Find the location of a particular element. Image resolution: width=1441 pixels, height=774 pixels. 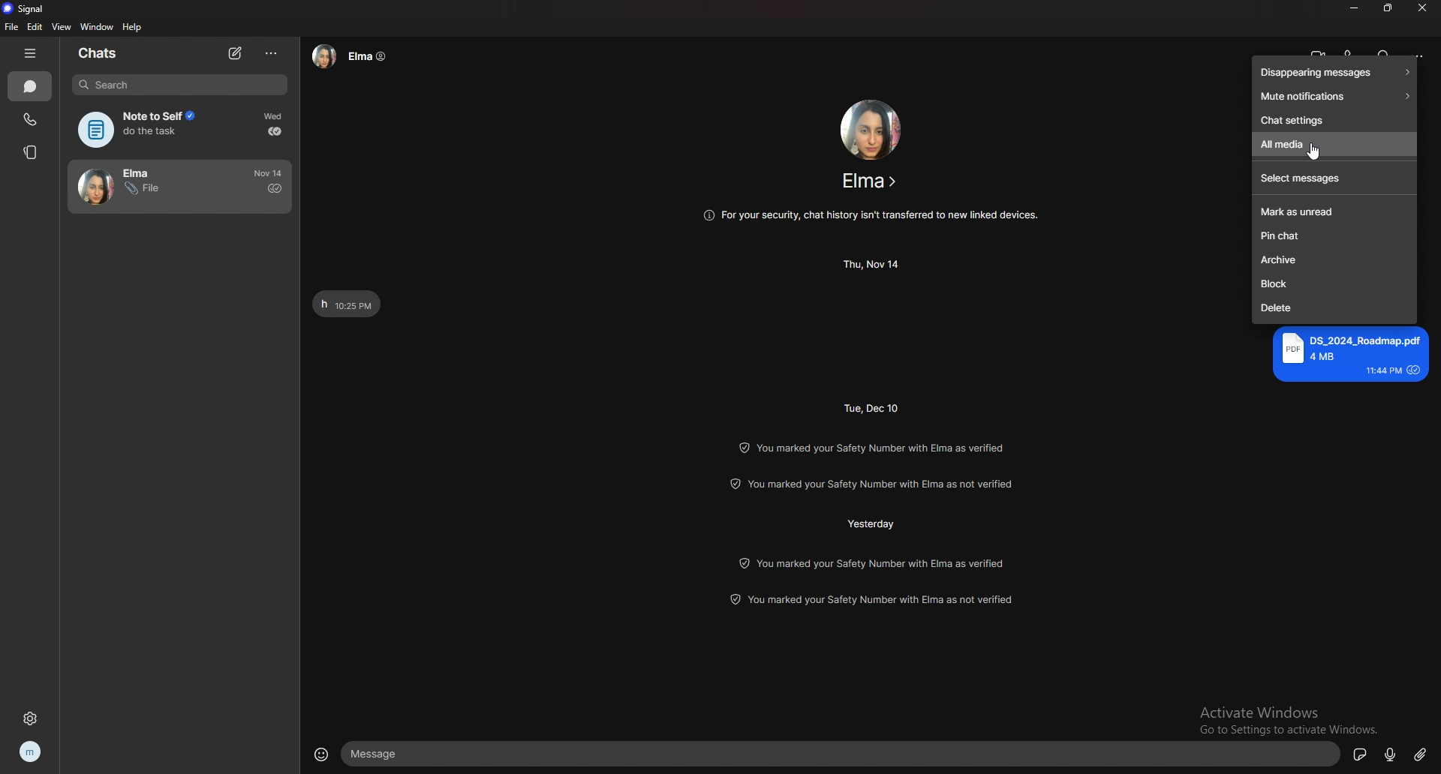

signal is located at coordinates (32, 7).